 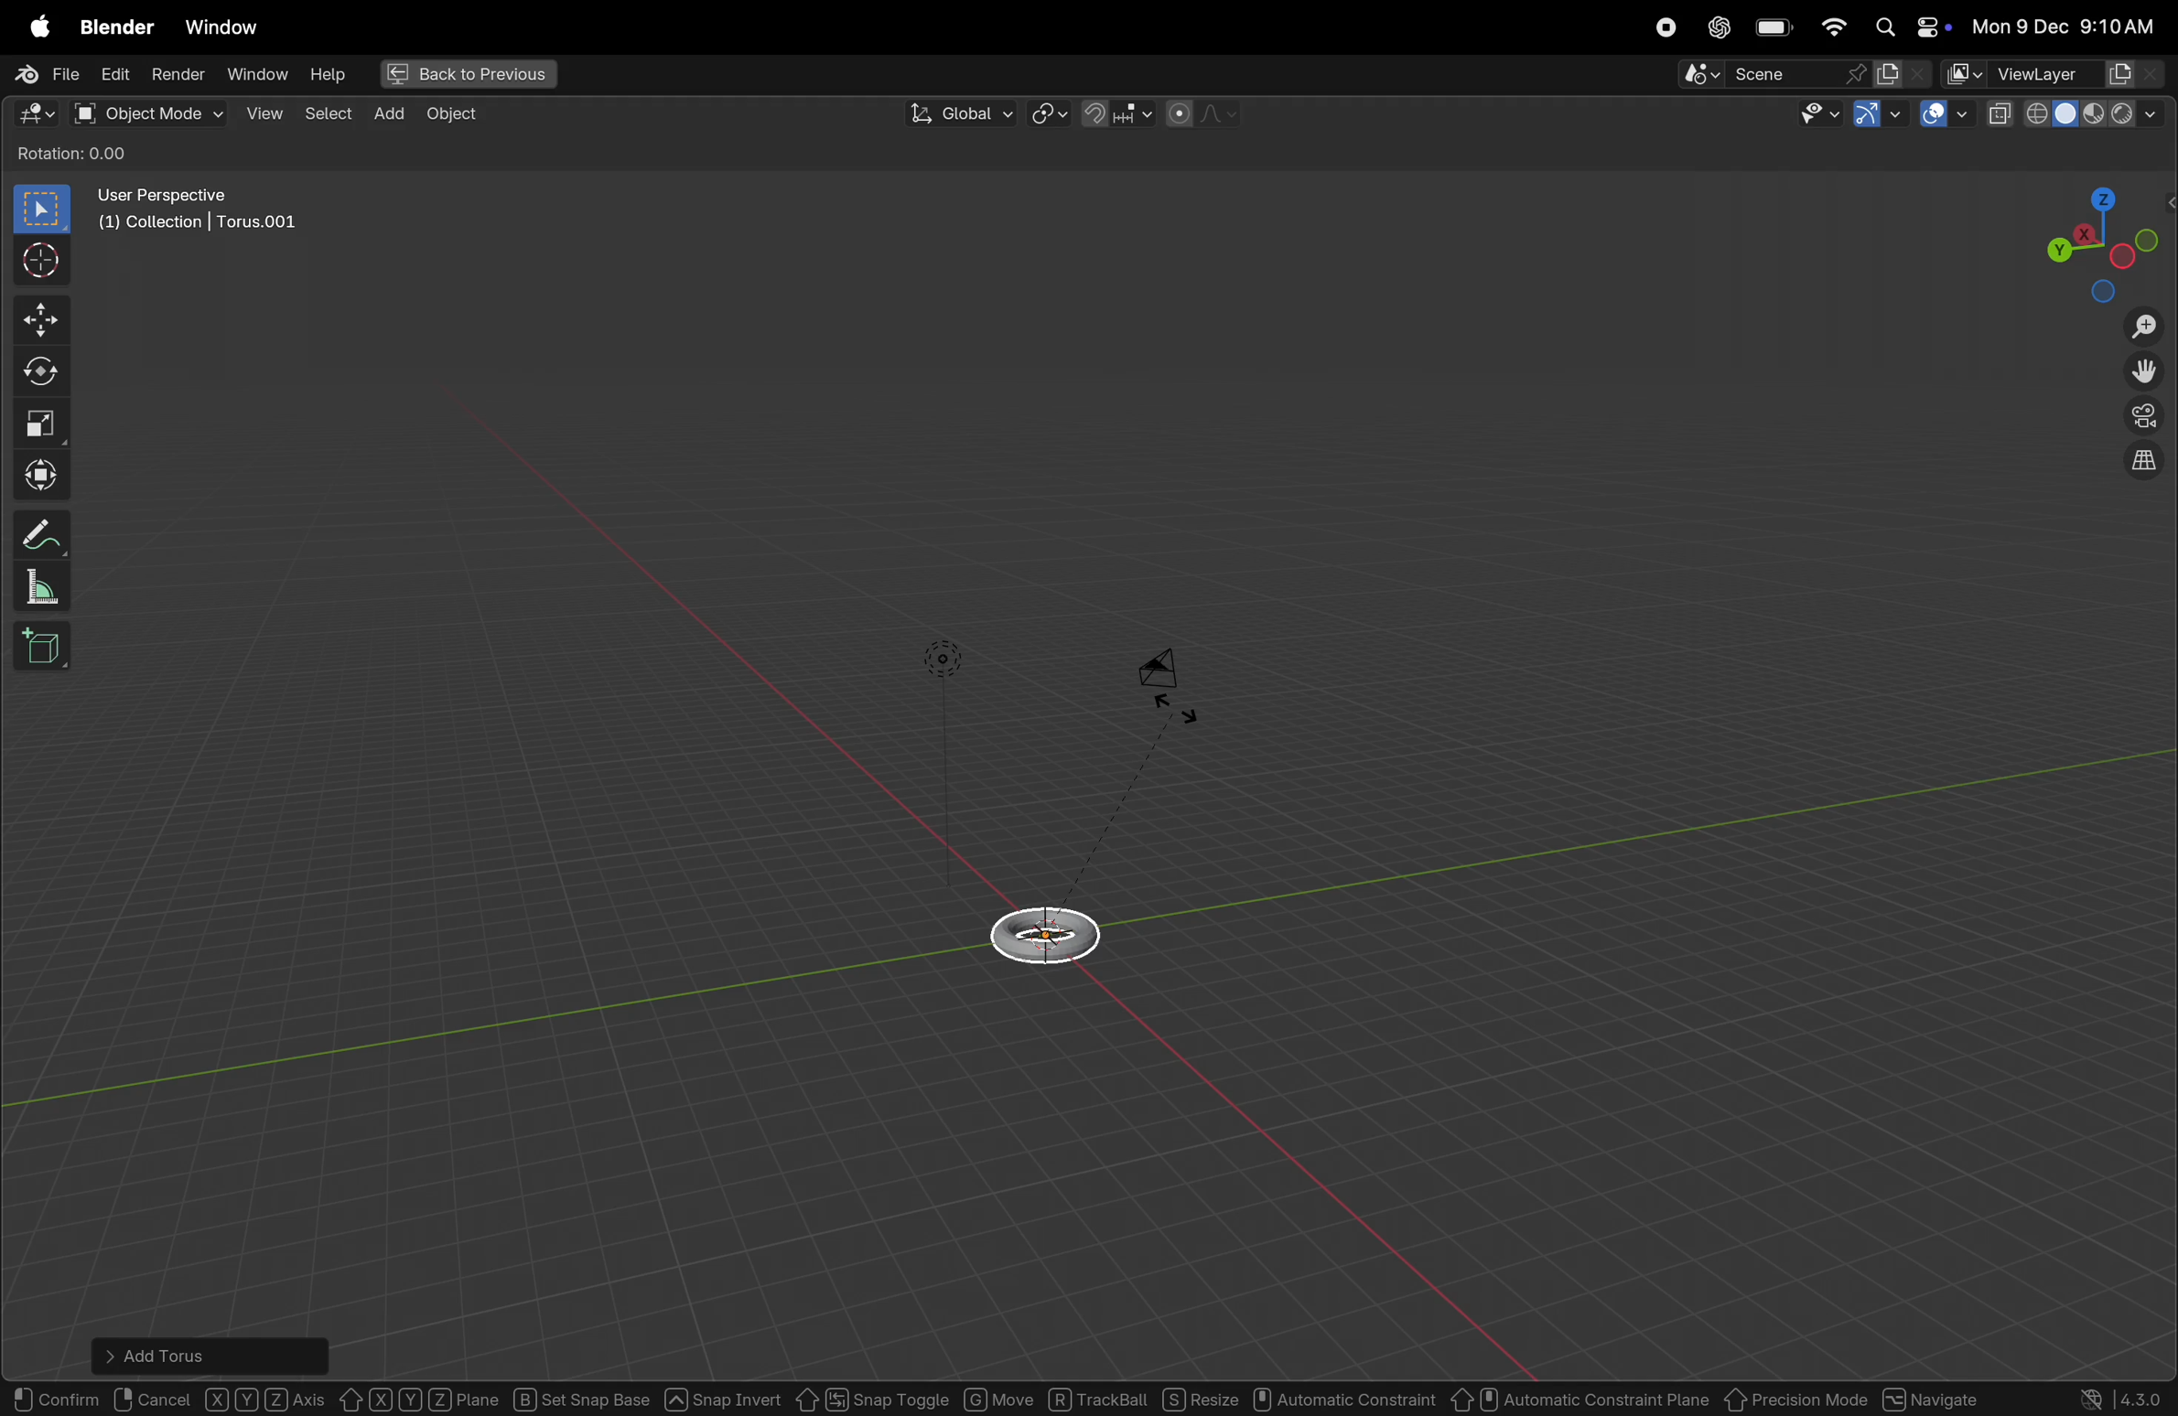 What do you see at coordinates (1876, 115) in the screenshot?
I see `Gimzos` at bounding box center [1876, 115].